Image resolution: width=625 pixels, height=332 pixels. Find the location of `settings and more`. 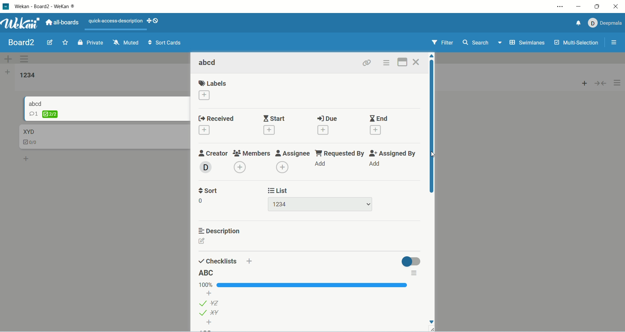

settings and more is located at coordinates (560, 7).